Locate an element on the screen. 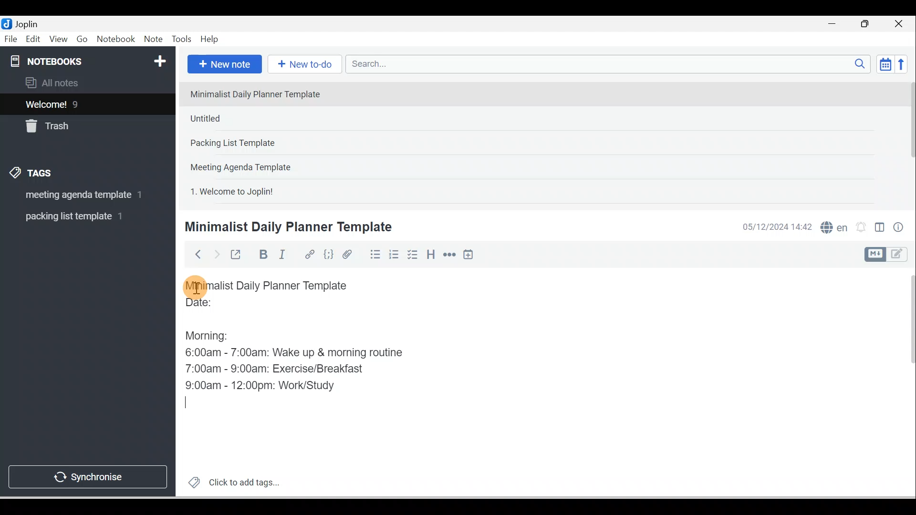  New to-do is located at coordinates (302, 65).